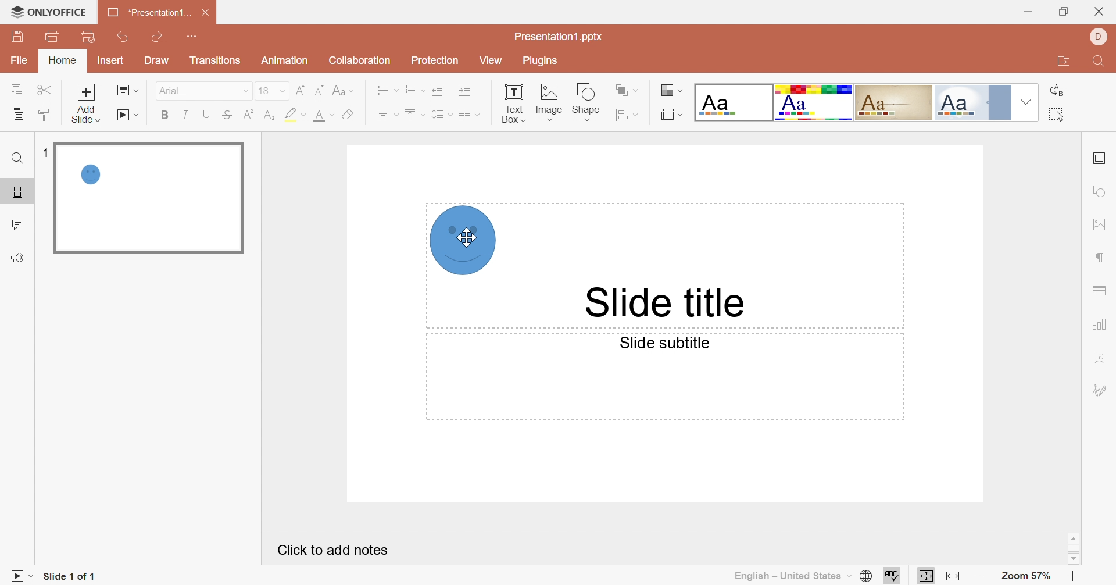 The image size is (1116, 585). Describe the element at coordinates (1057, 116) in the screenshot. I see `Select all` at that location.